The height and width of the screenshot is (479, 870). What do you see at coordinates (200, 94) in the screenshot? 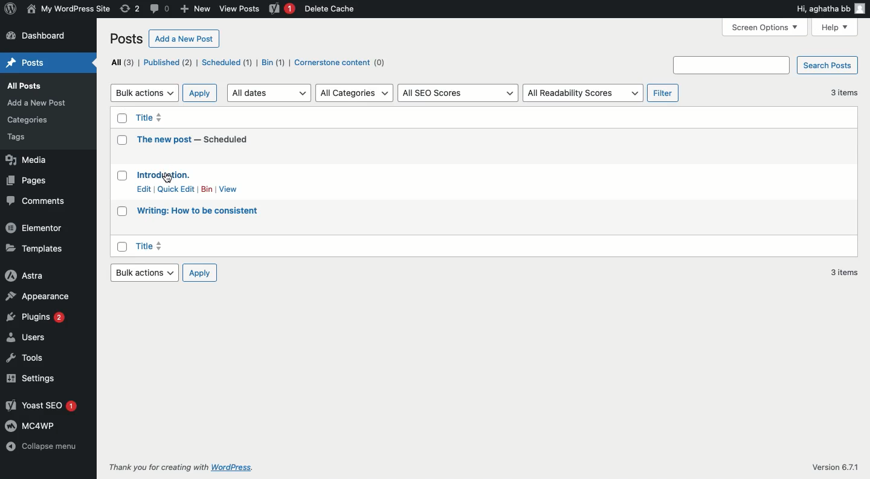
I see `Apply` at bounding box center [200, 94].